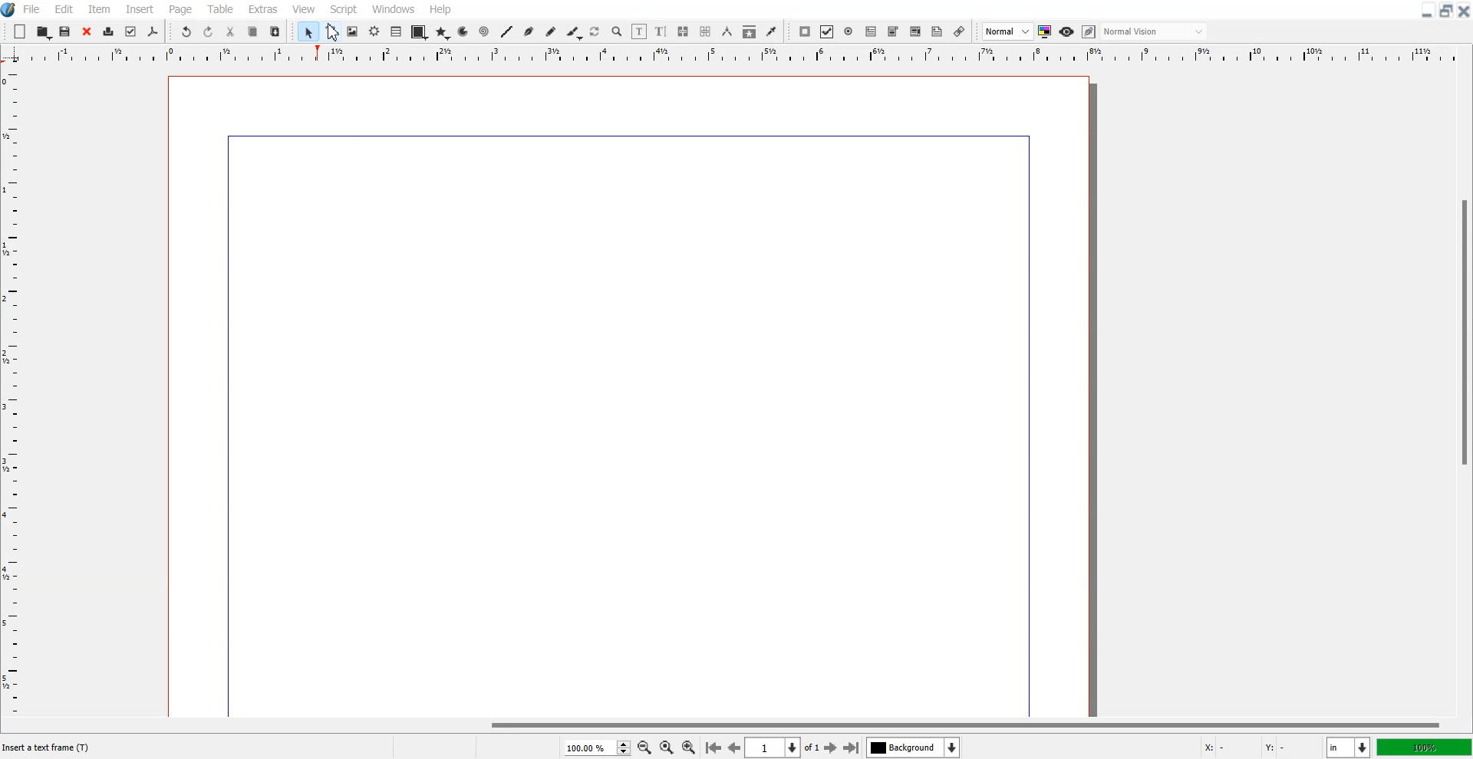  Describe the element at coordinates (1447, 10) in the screenshot. I see `Maximize` at that location.